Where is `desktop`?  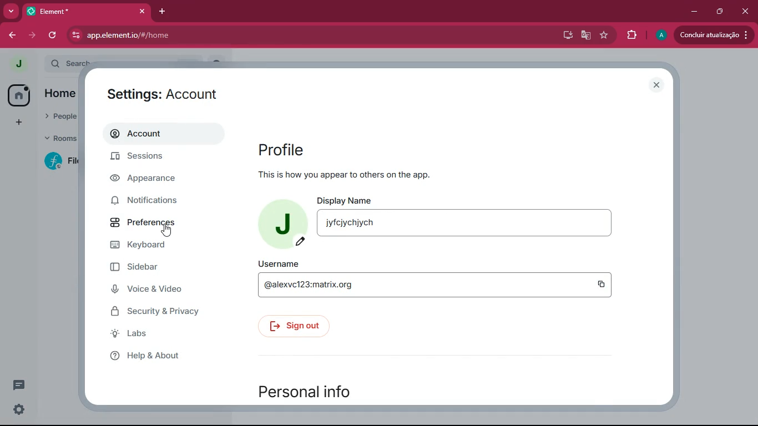 desktop is located at coordinates (564, 35).